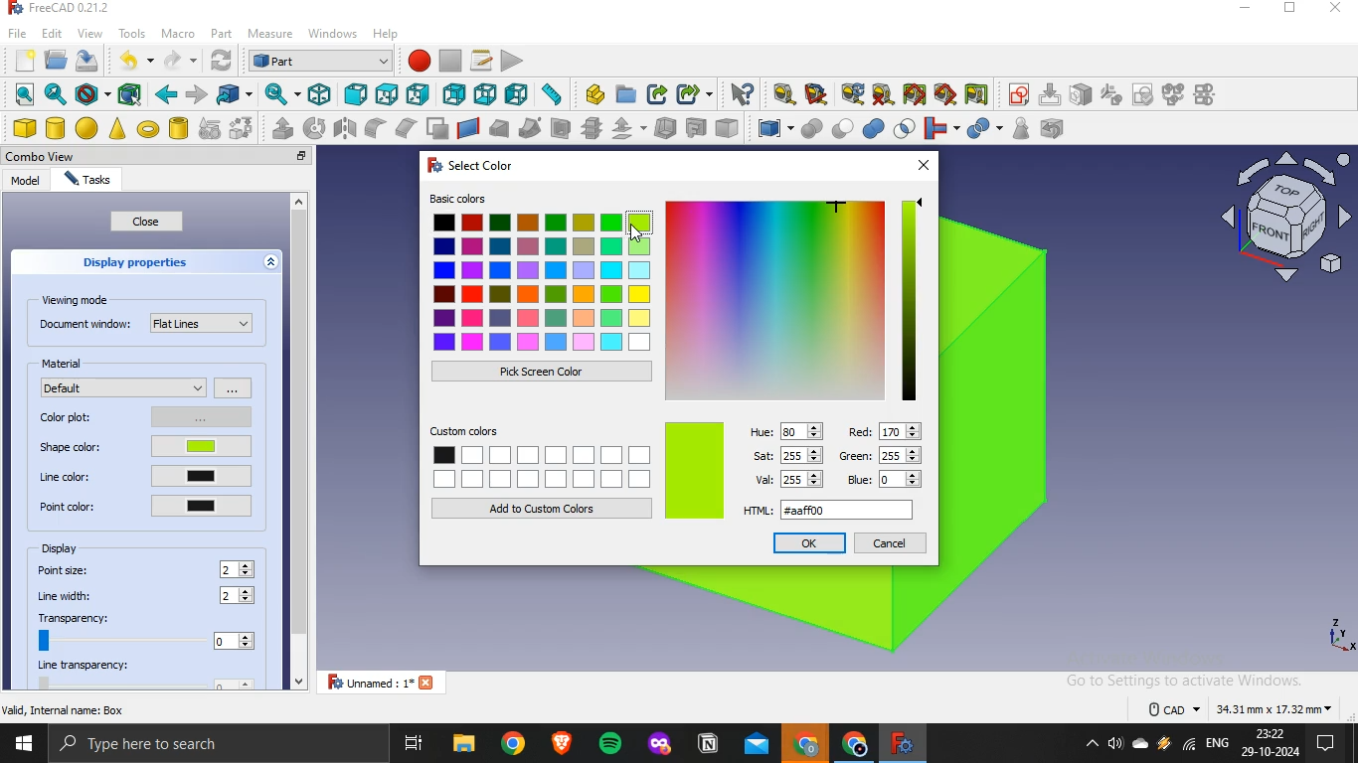 Image resolution: width=1358 pixels, height=763 pixels. I want to click on model, so click(25, 180).